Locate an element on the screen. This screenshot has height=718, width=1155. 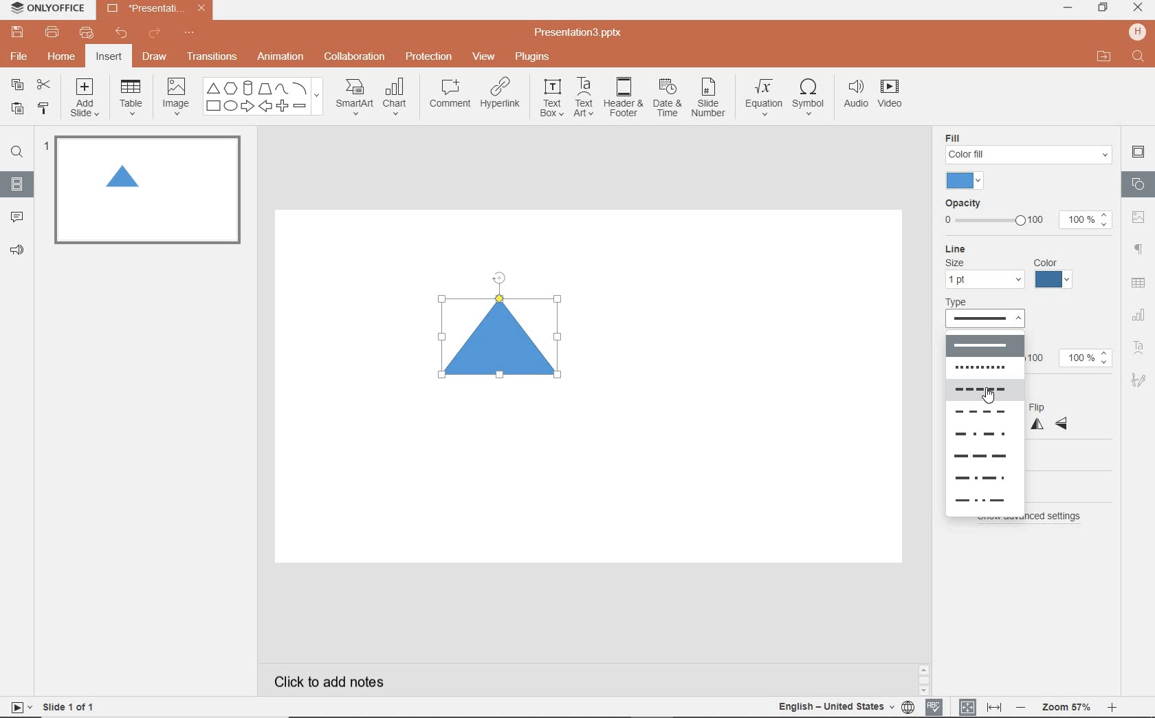
COMMENTS is located at coordinates (16, 216).